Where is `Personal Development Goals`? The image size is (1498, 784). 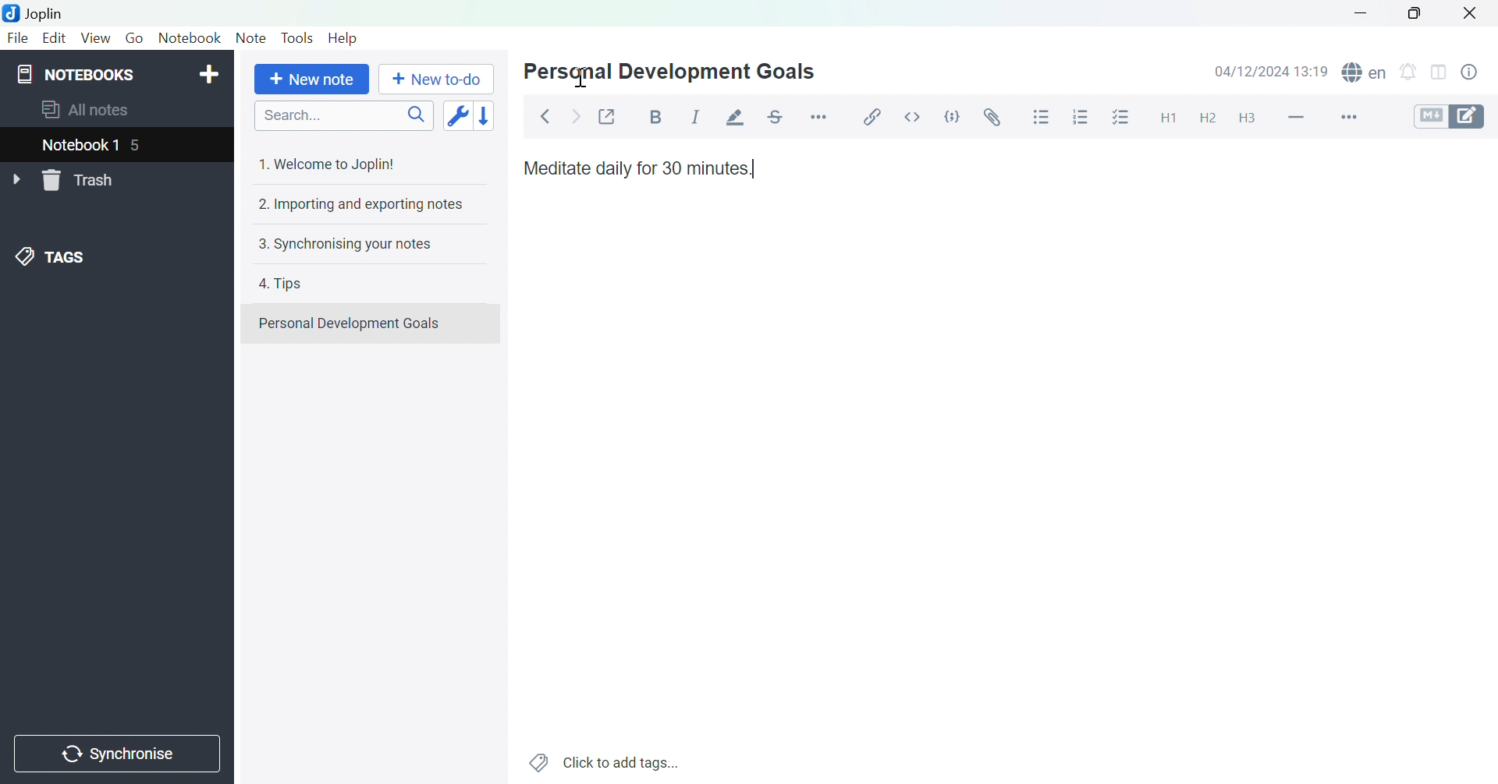 Personal Development Goals is located at coordinates (678, 71).